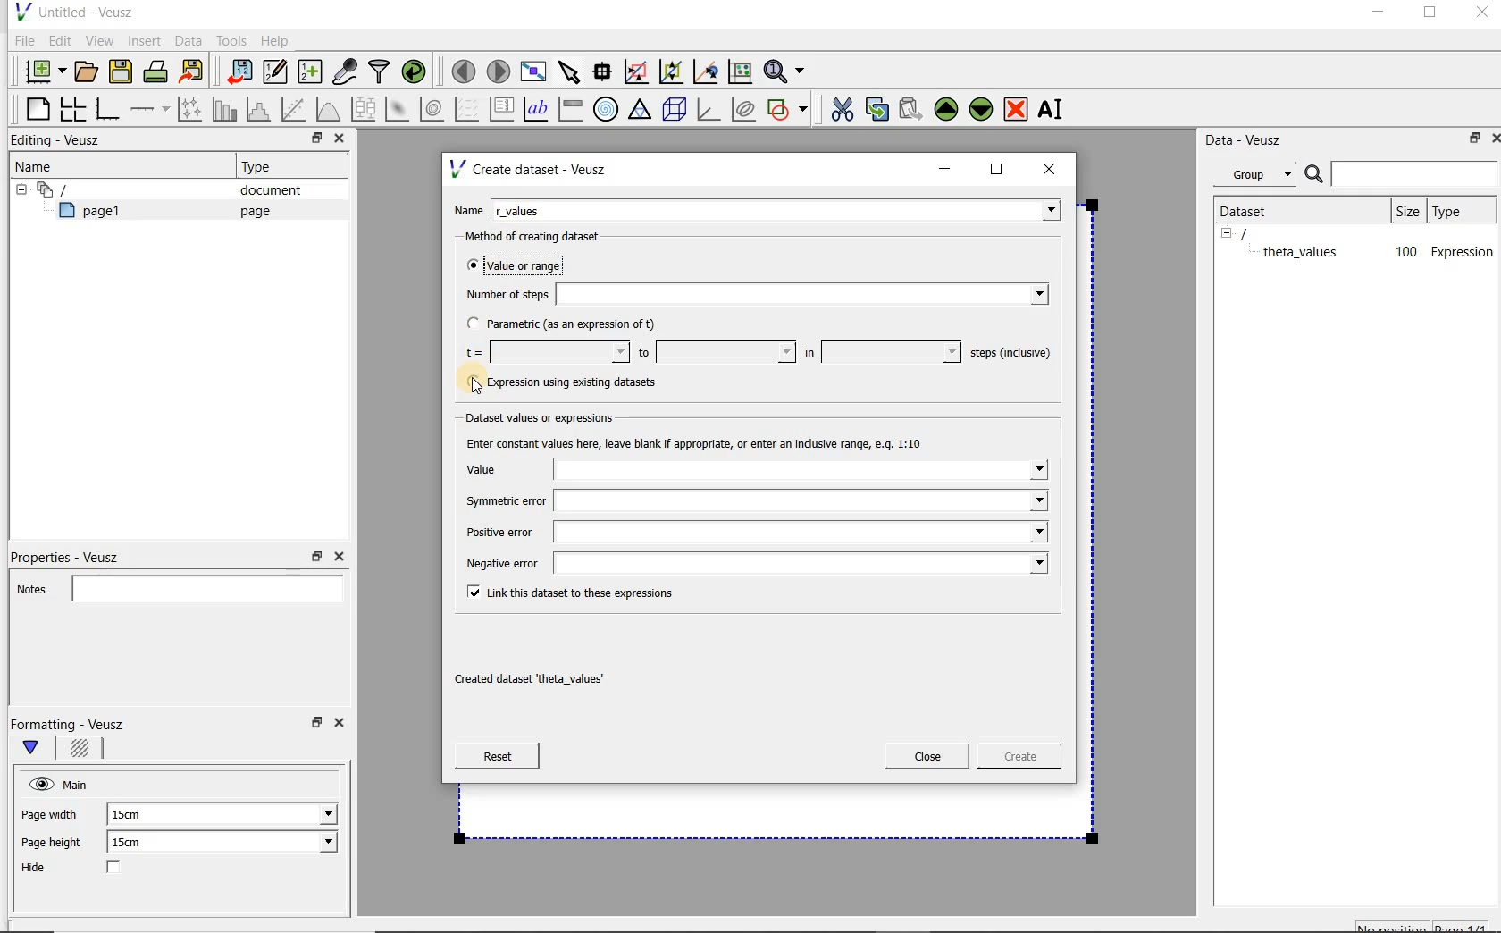 The height and width of the screenshot is (933, 1501). Describe the element at coordinates (296, 109) in the screenshot. I see `Fit a function to data` at that location.